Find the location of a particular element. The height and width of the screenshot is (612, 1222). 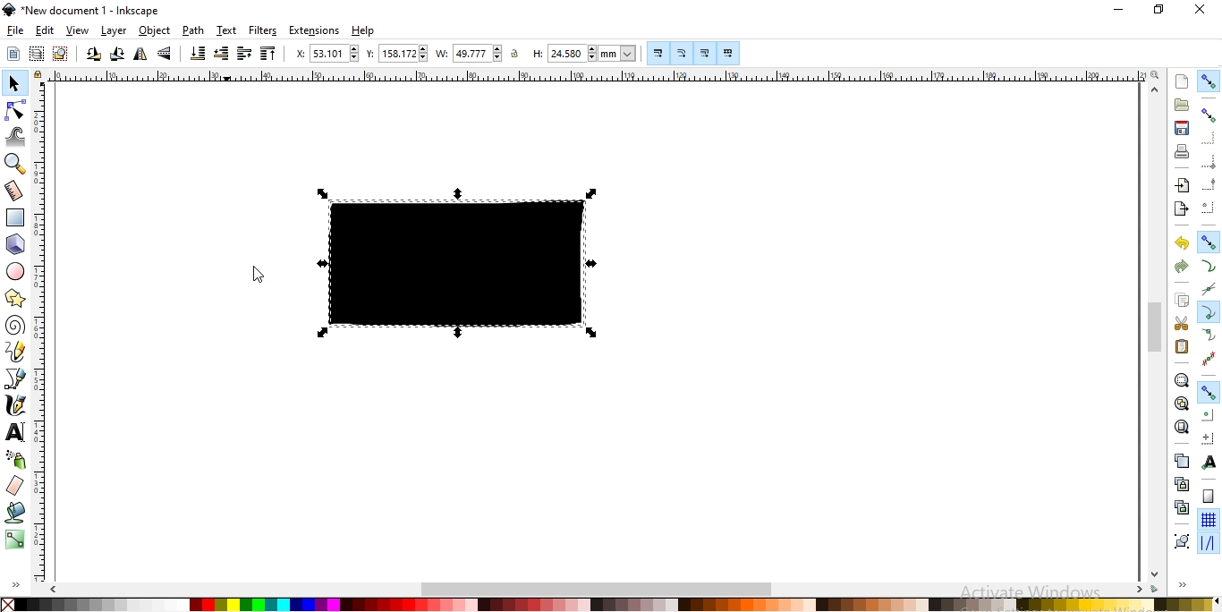

help is located at coordinates (363, 31).